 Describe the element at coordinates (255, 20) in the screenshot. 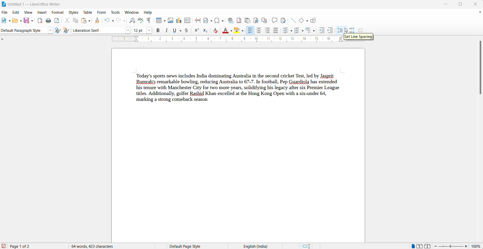

I see `insert bookmark` at that location.